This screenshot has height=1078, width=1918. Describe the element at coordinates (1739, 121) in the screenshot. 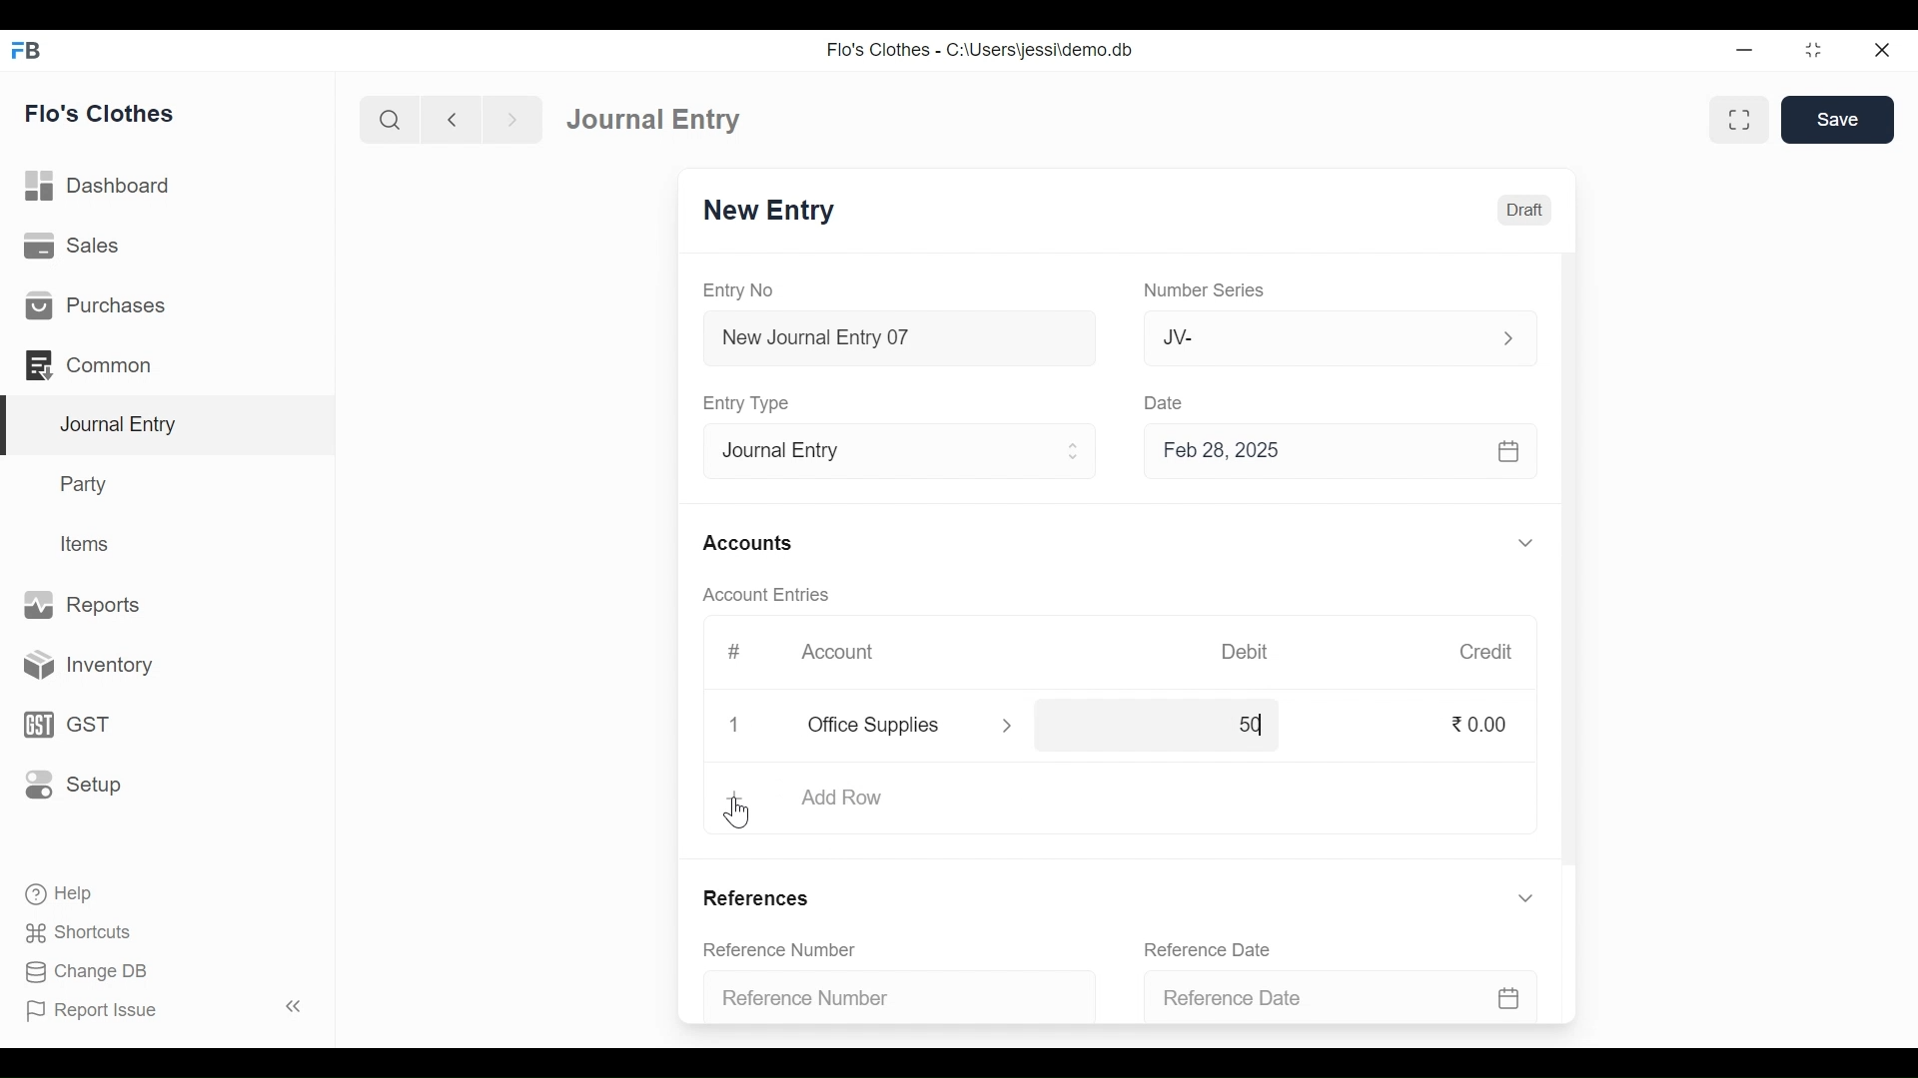

I see `Toggle form and full width` at that location.